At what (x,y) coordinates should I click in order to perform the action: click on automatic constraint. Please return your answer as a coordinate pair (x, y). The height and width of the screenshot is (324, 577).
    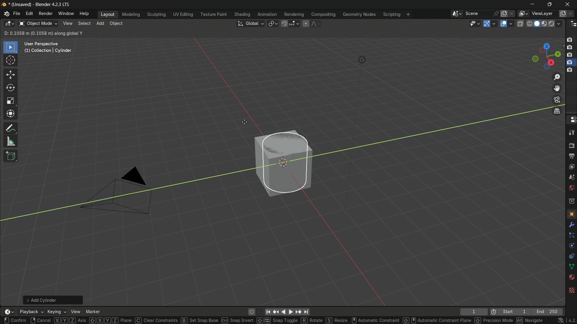
    Looking at the image, I should click on (374, 319).